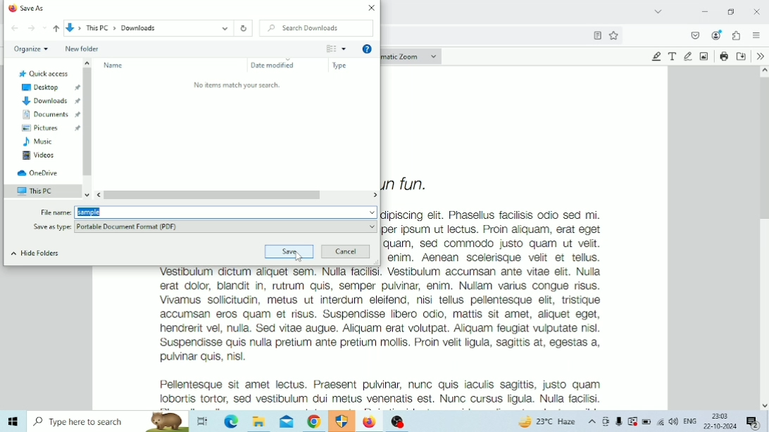 Image resolution: width=769 pixels, height=432 pixels. I want to click on Close, so click(758, 12).